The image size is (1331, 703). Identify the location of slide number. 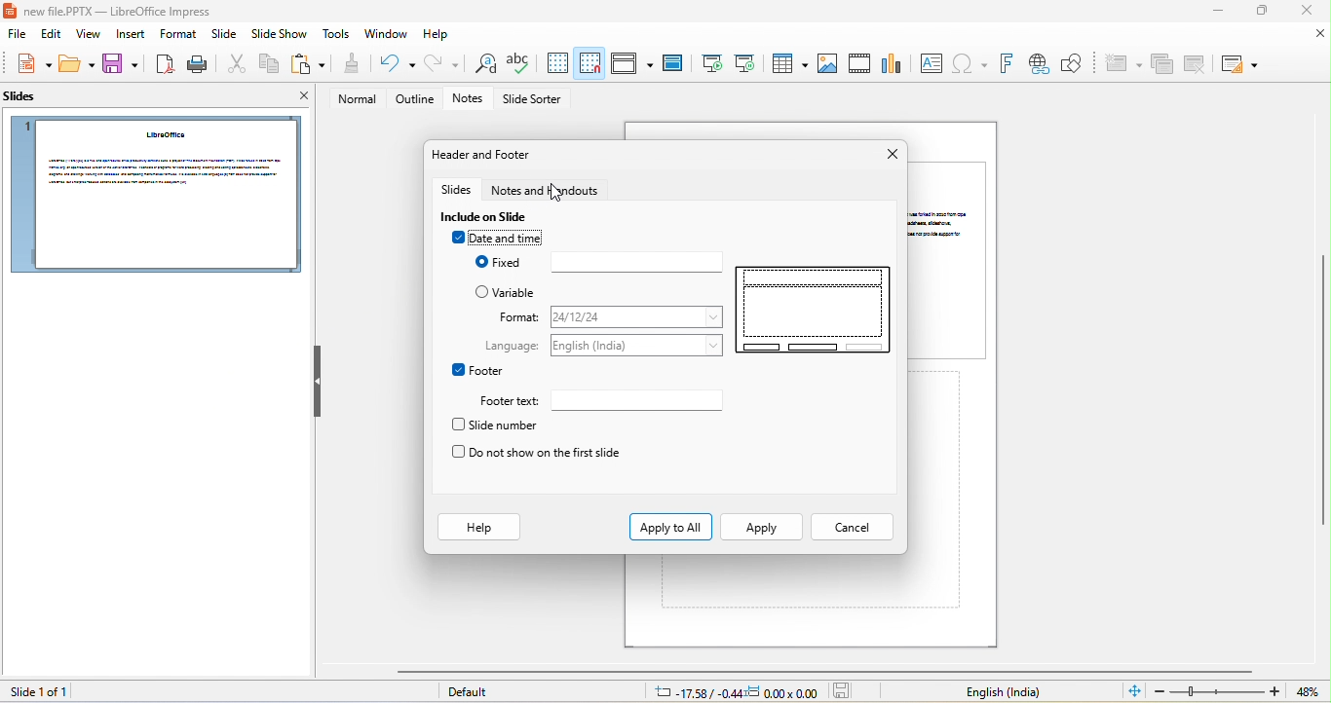
(500, 425).